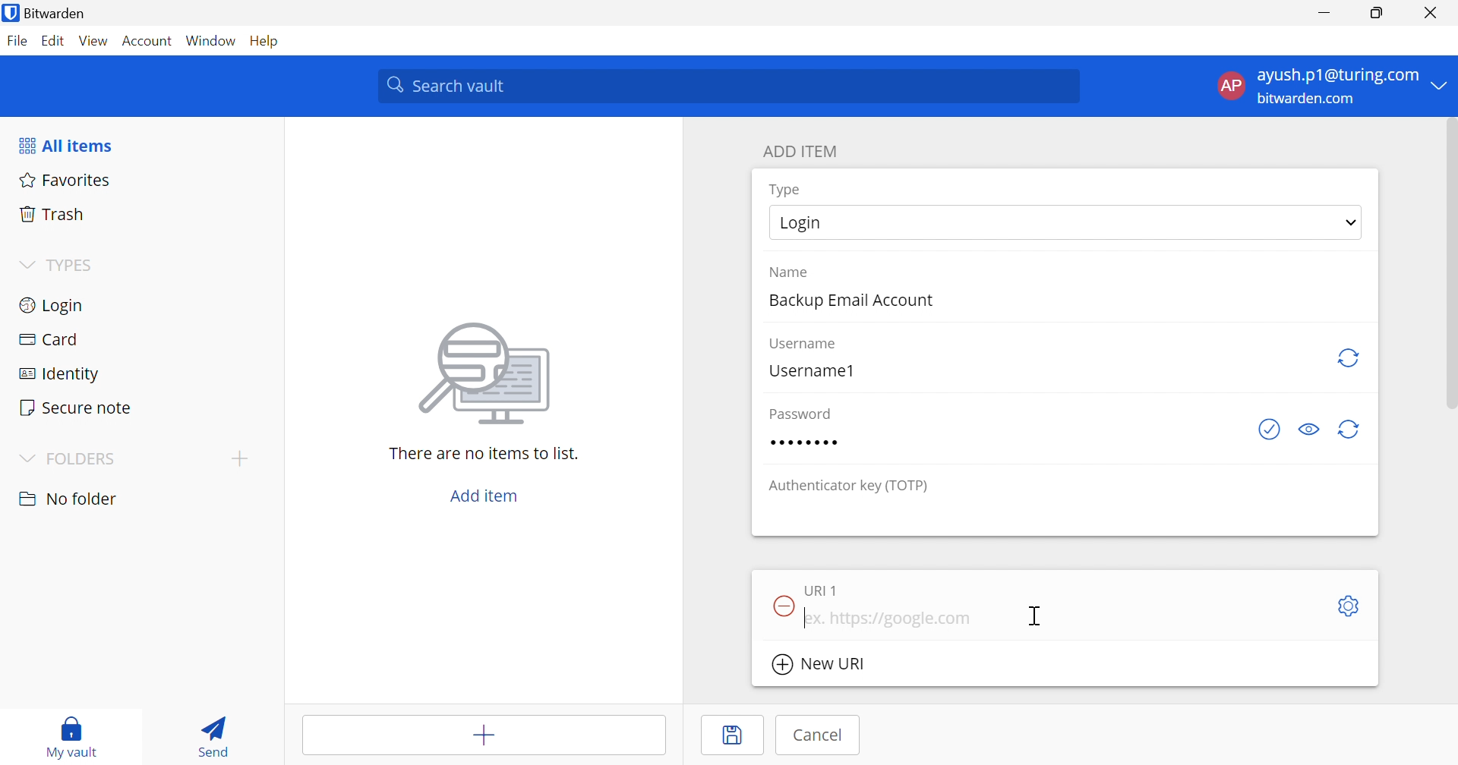 Image resolution: width=1458 pixels, height=765 pixels. Describe the element at coordinates (1351, 607) in the screenshot. I see `Toggle options` at that location.